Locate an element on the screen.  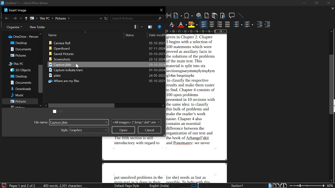
center is located at coordinates (212, 24).